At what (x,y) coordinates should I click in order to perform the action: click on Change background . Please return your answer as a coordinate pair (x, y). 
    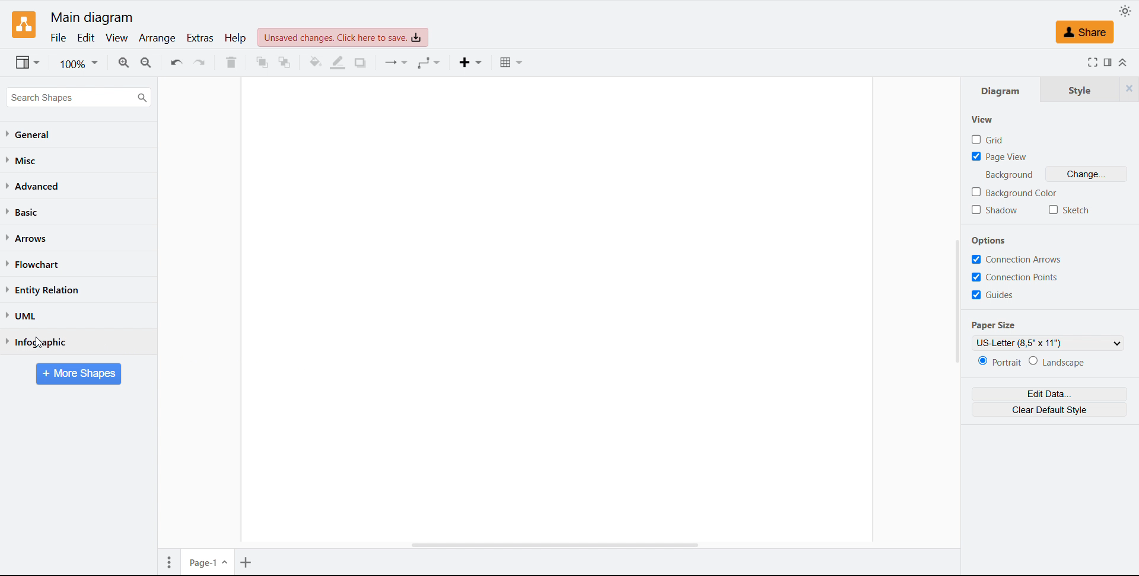
    Looking at the image, I should click on (1086, 173).